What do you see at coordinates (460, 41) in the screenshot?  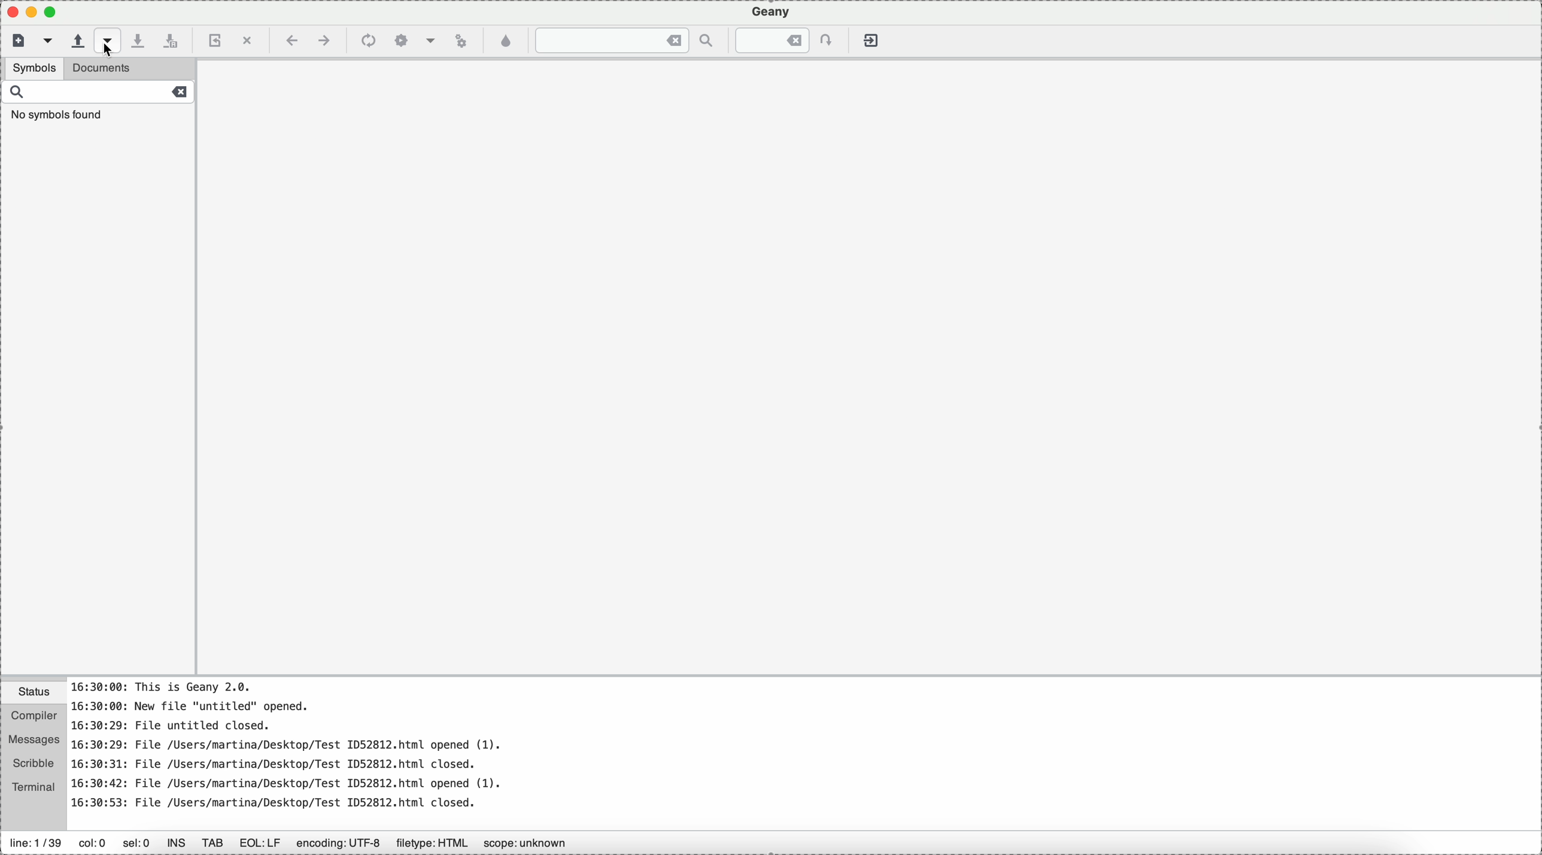 I see `run or view the current file` at bounding box center [460, 41].